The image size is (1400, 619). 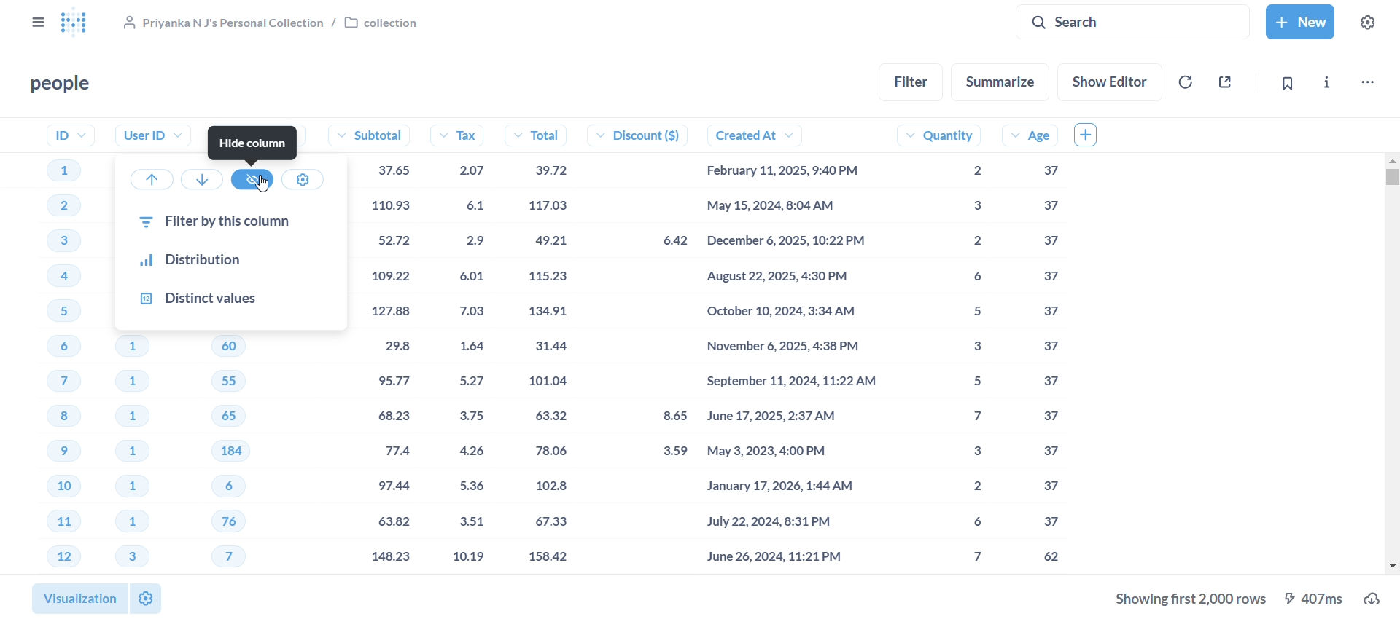 I want to click on move,trash, and more, so click(x=1371, y=81).